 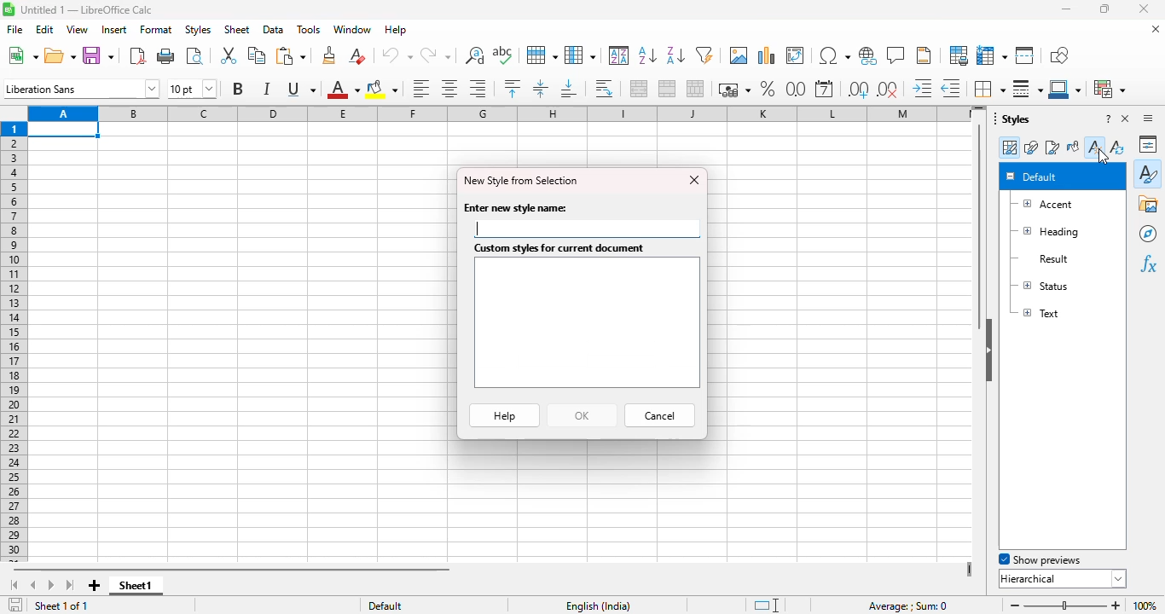 What do you see at coordinates (197, 30) in the screenshot?
I see `styles` at bounding box center [197, 30].